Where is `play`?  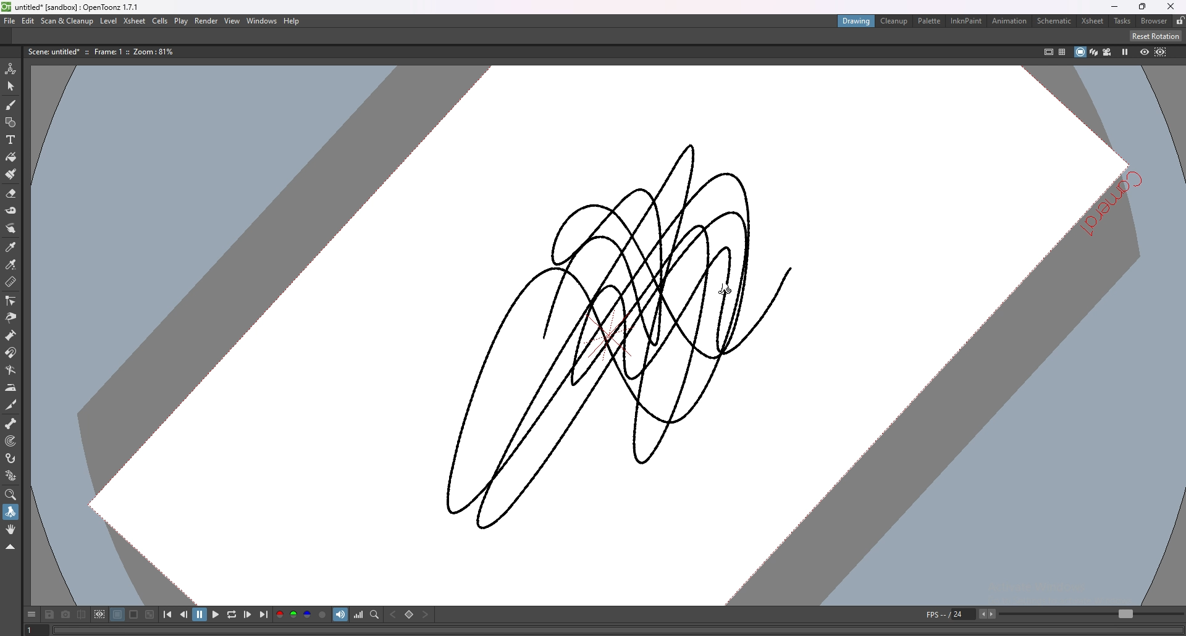 play is located at coordinates (182, 20).